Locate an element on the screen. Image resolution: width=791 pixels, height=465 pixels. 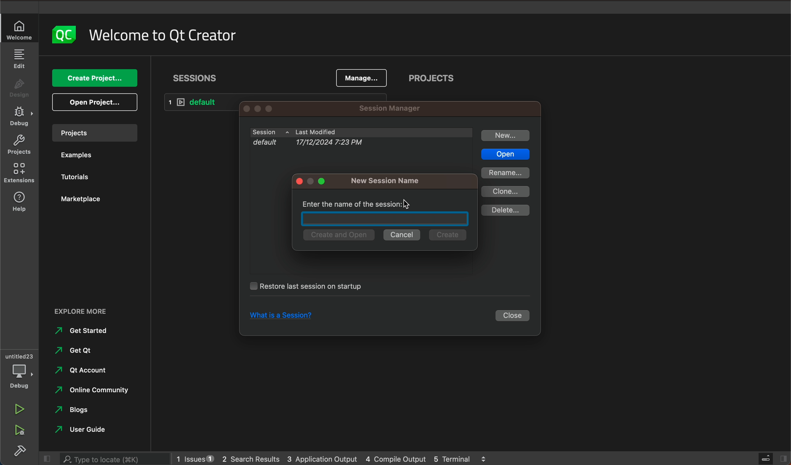
default is located at coordinates (202, 103).